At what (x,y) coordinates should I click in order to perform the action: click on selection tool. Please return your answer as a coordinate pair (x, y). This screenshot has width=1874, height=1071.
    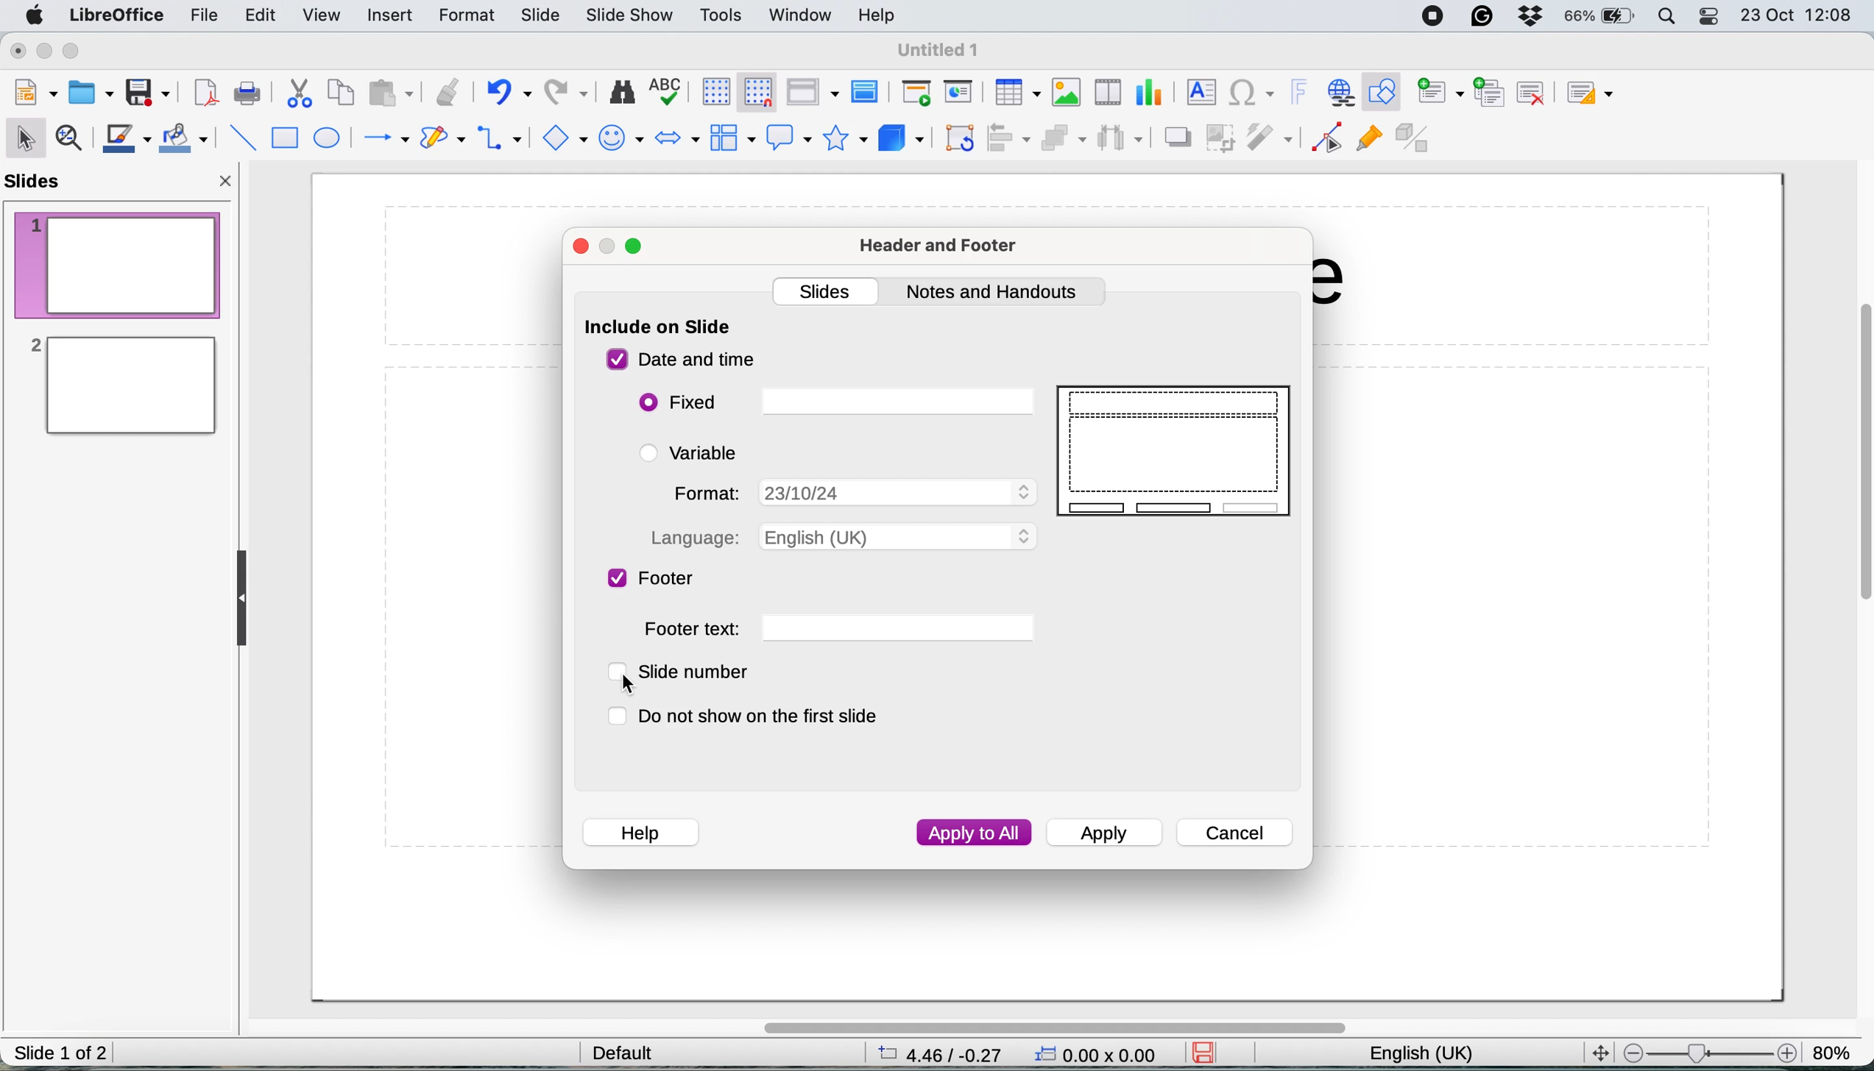
    Looking at the image, I should click on (27, 137).